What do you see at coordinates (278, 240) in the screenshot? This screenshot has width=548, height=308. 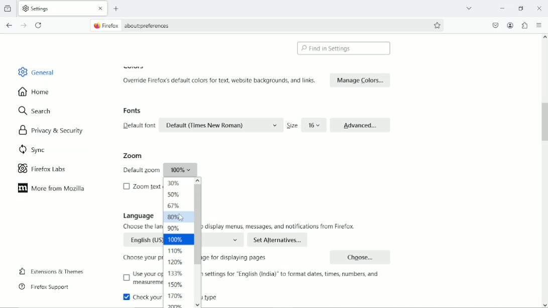 I see `Set Alternatives...` at bounding box center [278, 240].